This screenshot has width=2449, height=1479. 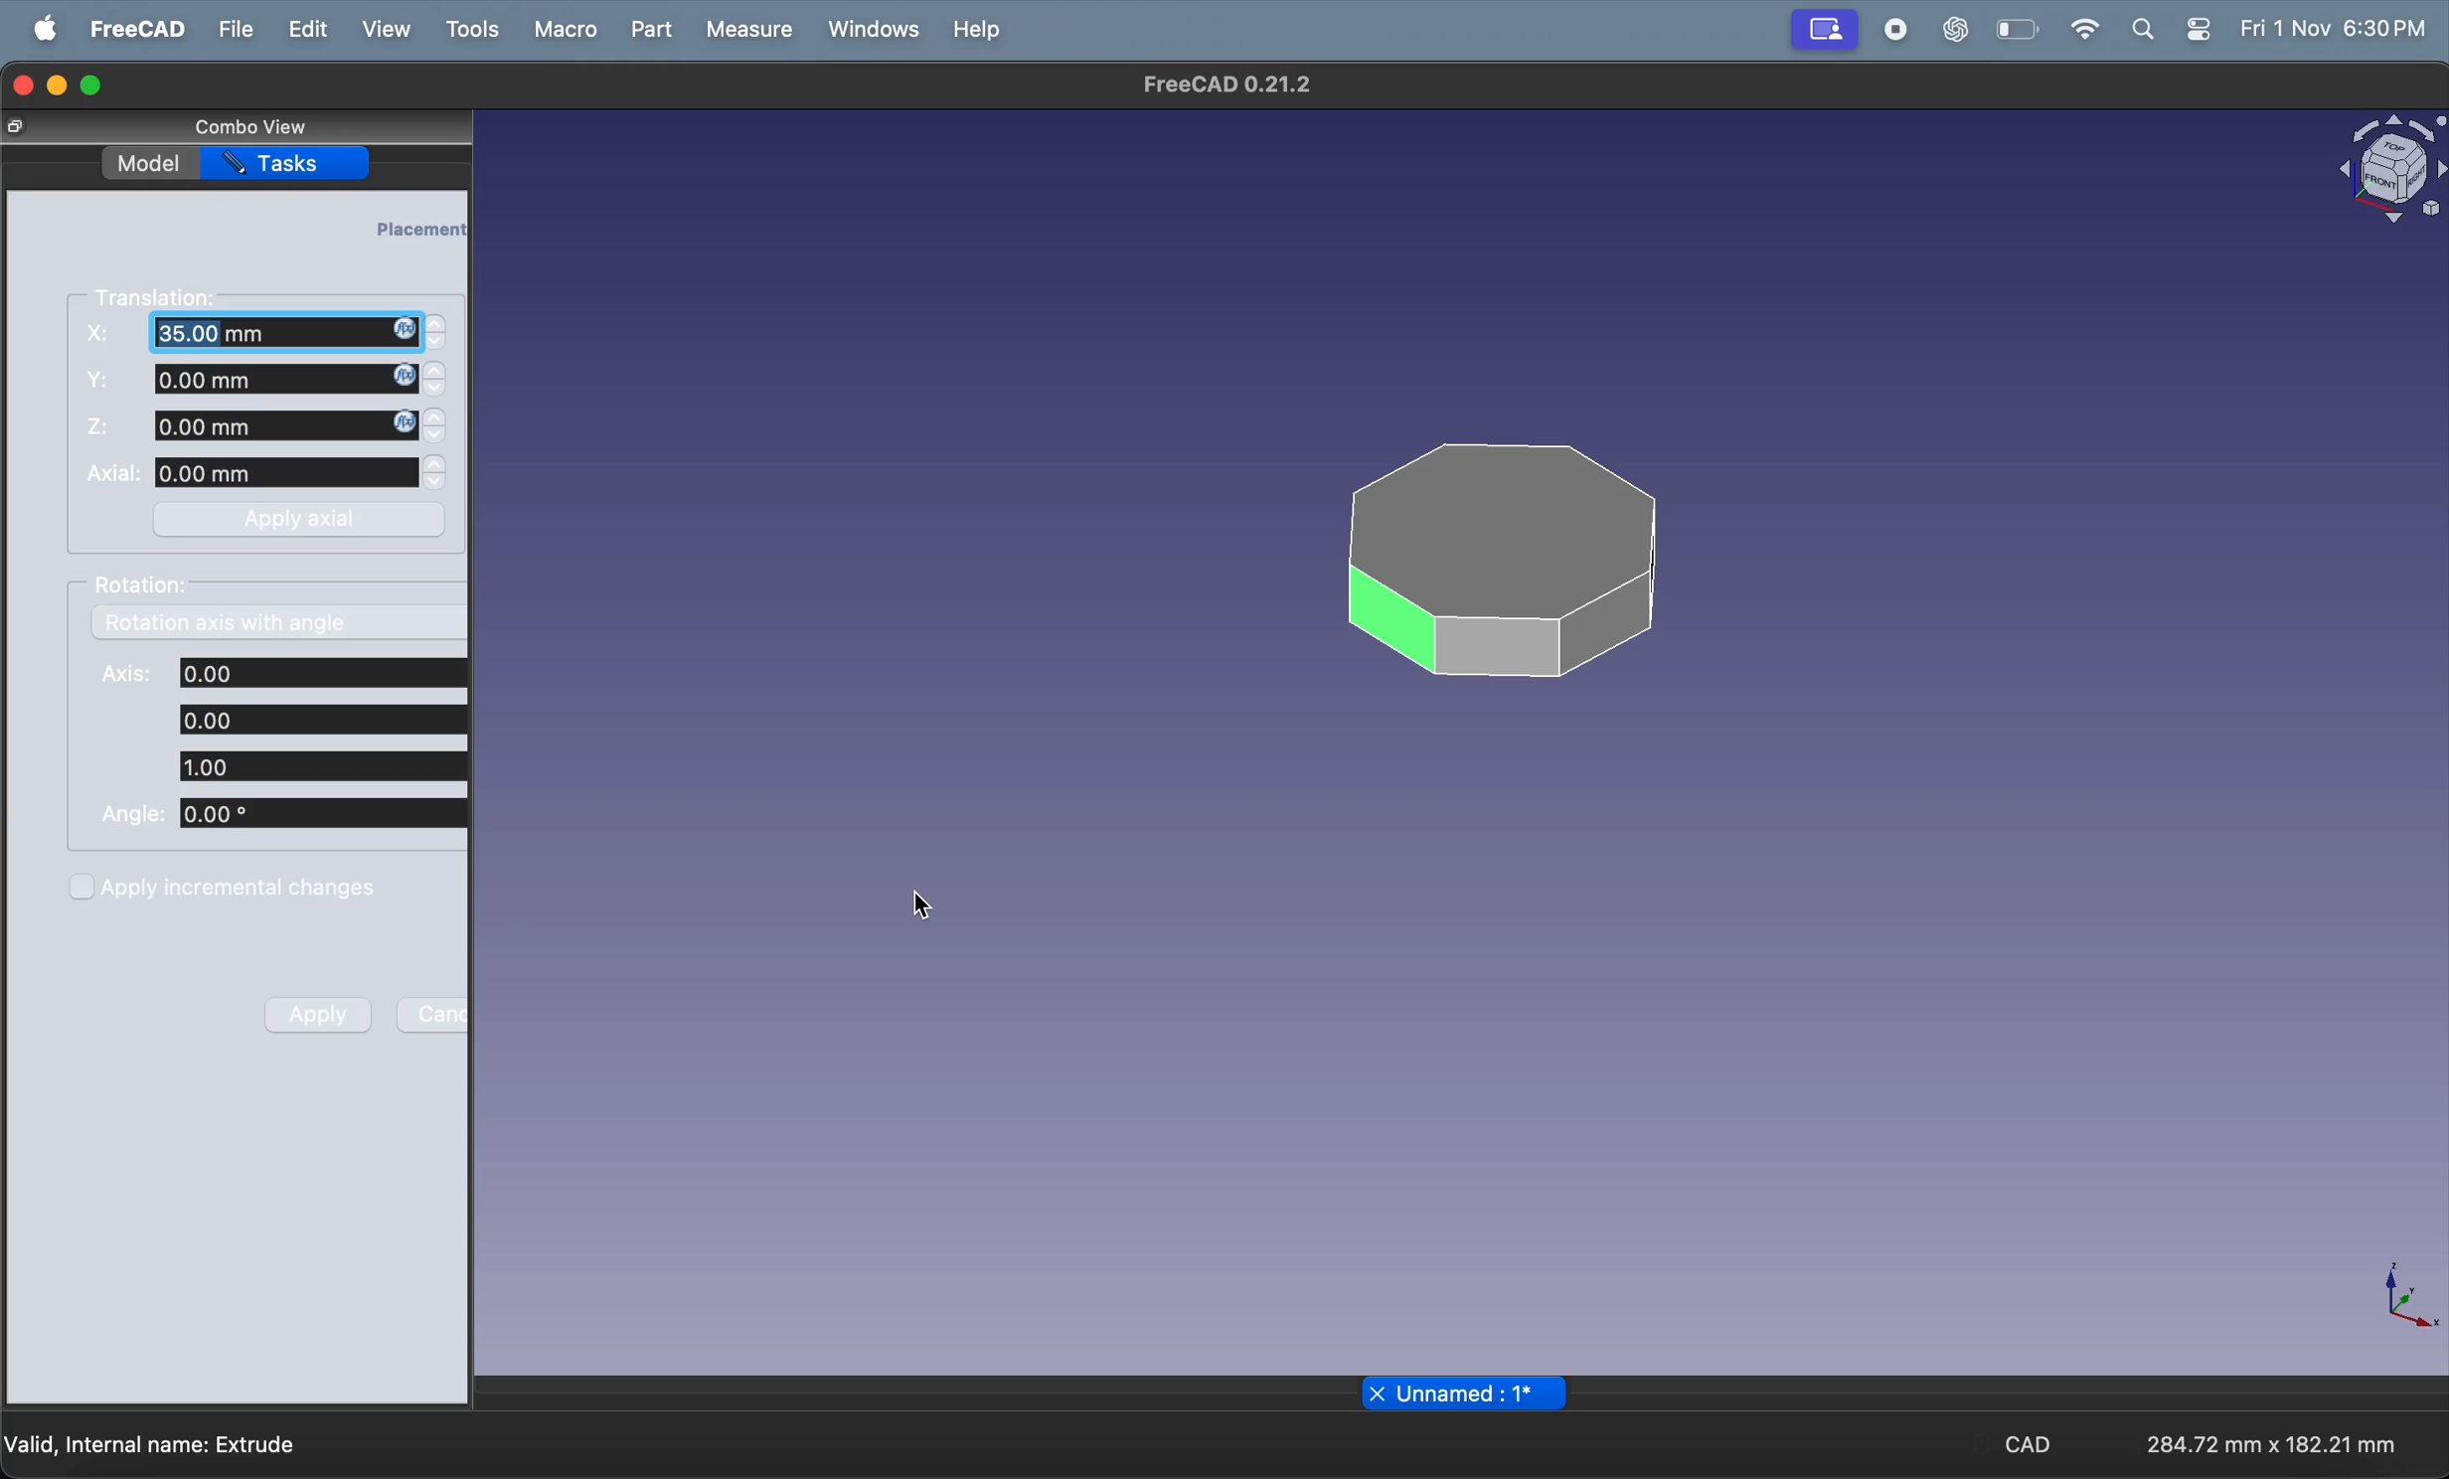 What do you see at coordinates (163, 295) in the screenshot?
I see `translation` at bounding box center [163, 295].